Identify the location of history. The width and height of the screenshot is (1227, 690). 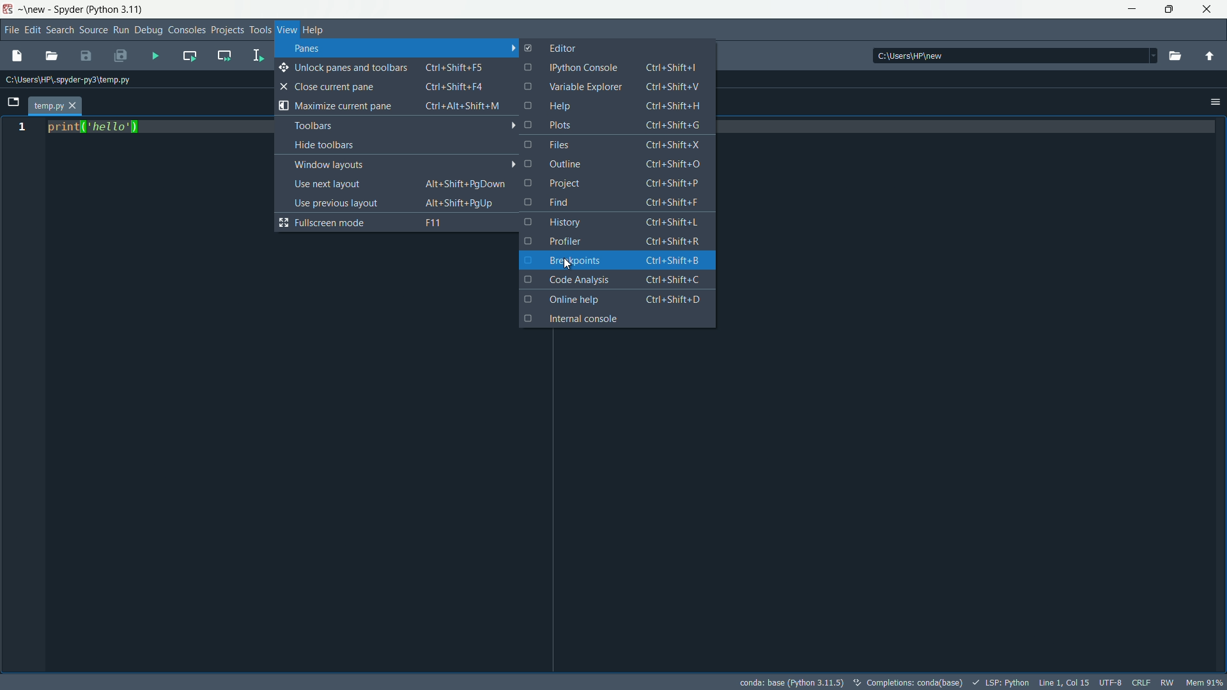
(615, 222).